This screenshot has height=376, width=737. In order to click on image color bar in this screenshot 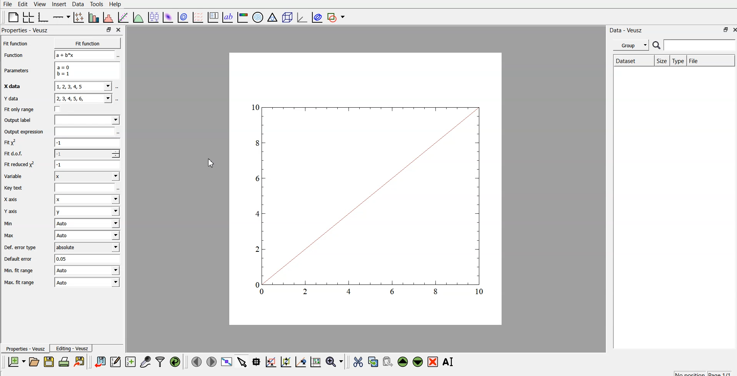, I will do `click(244, 17)`.